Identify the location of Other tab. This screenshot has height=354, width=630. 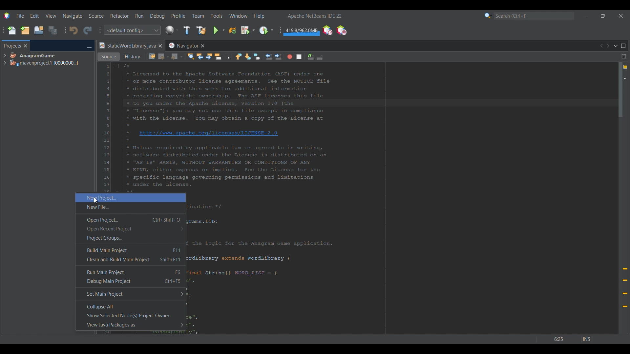
(186, 46).